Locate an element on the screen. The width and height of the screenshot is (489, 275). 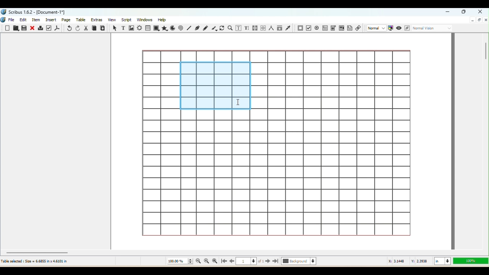
Open is located at coordinates (16, 29).